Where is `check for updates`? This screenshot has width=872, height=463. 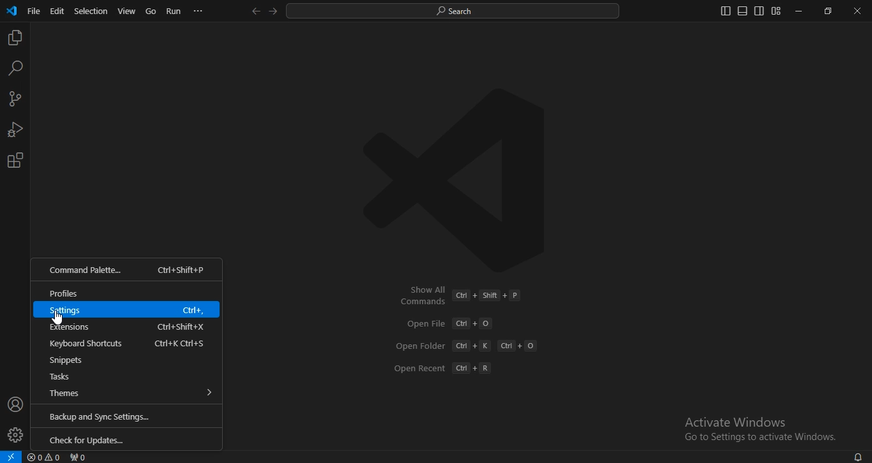 check for updates is located at coordinates (126, 441).